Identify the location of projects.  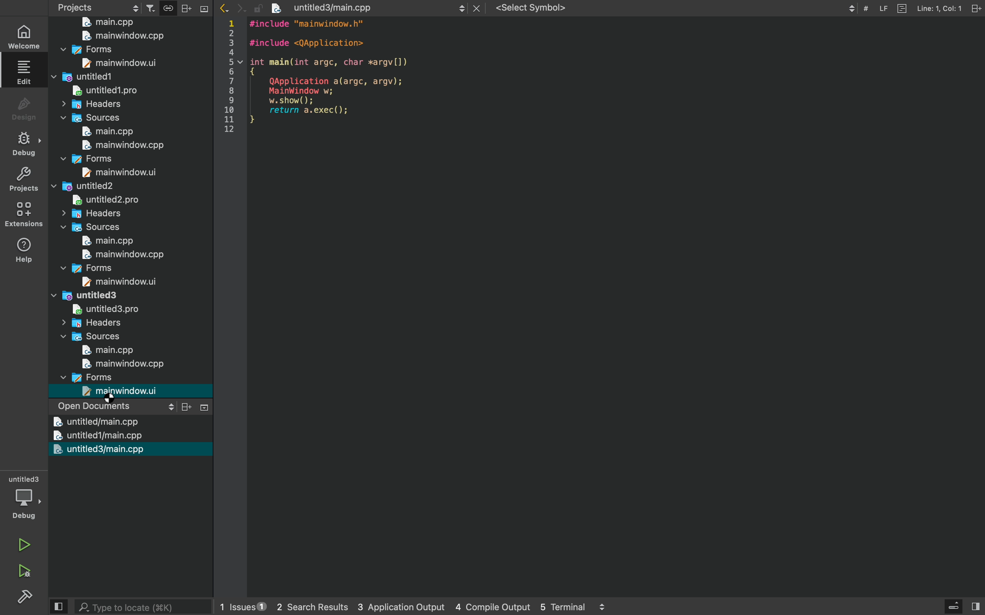
(195, 7).